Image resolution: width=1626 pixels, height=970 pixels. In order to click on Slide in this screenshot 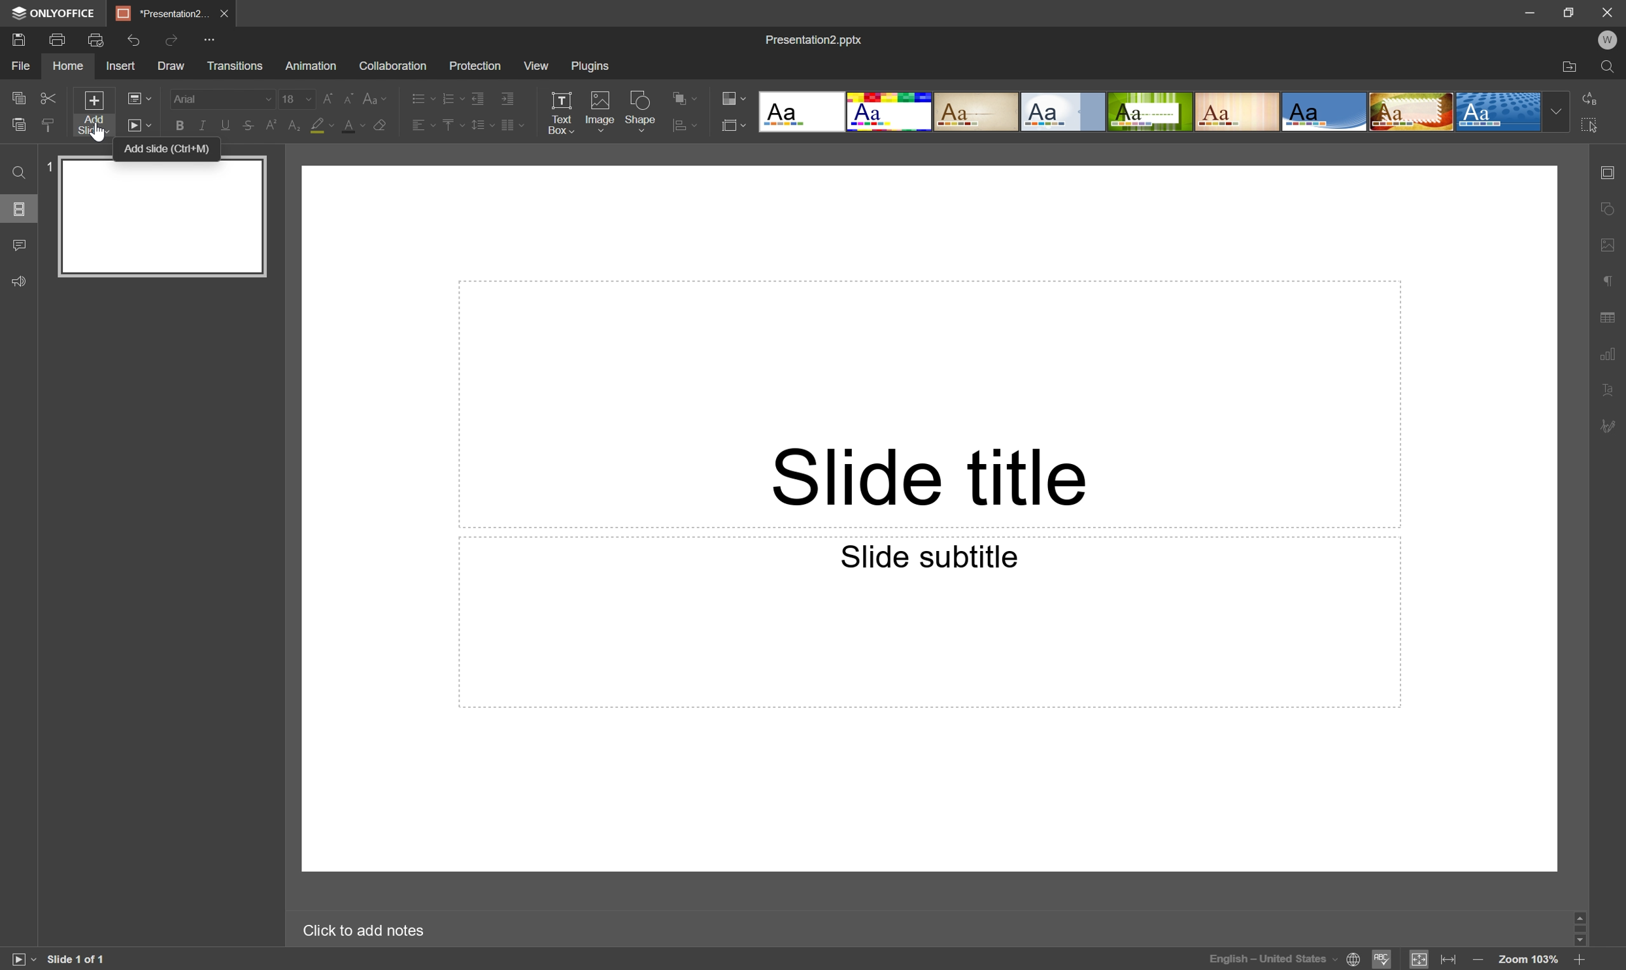, I will do `click(163, 217)`.